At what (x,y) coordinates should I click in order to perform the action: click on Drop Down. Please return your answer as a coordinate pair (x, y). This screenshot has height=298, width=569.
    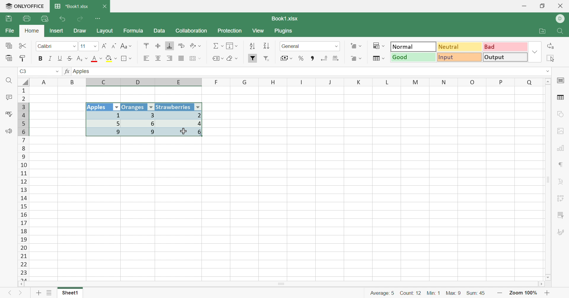
    Looking at the image, I should click on (73, 46).